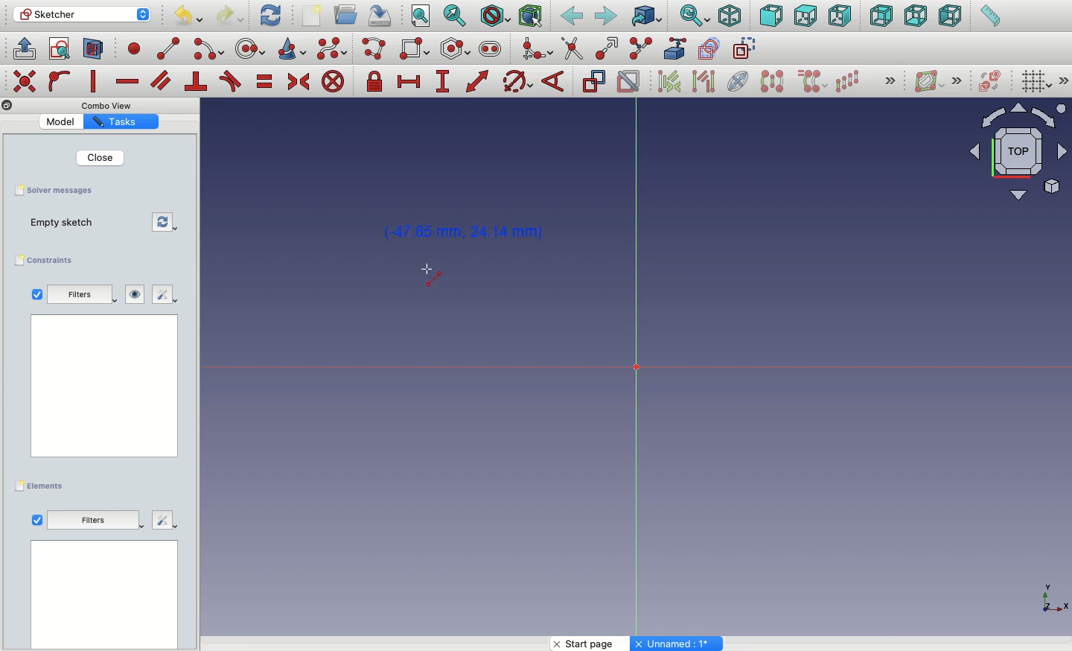  I want to click on Constrain Circle, so click(518, 81).